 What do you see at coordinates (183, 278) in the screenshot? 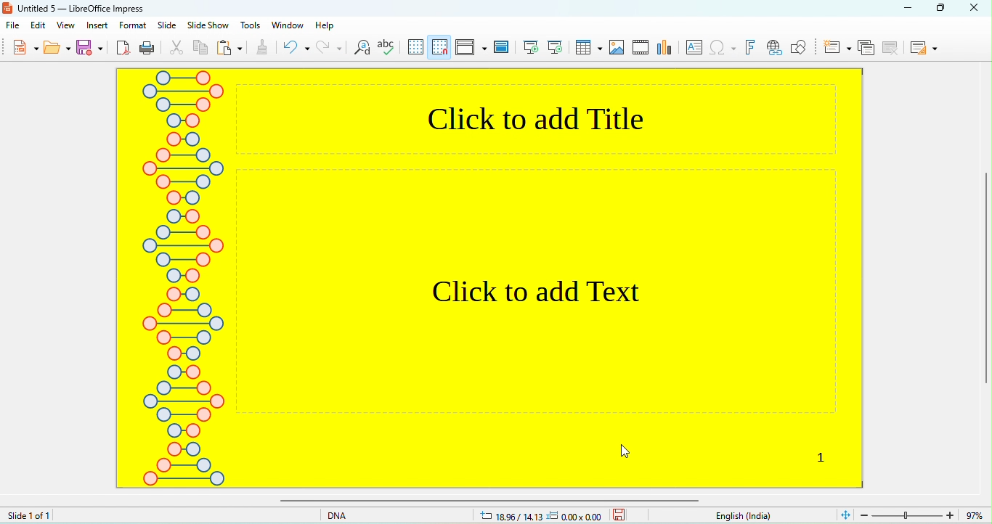
I see `DNA theme` at bounding box center [183, 278].